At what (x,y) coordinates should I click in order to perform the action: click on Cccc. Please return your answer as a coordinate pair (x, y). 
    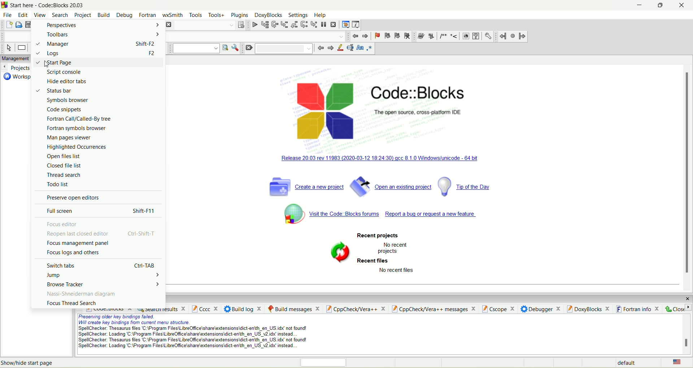
    Looking at the image, I should click on (205, 309).